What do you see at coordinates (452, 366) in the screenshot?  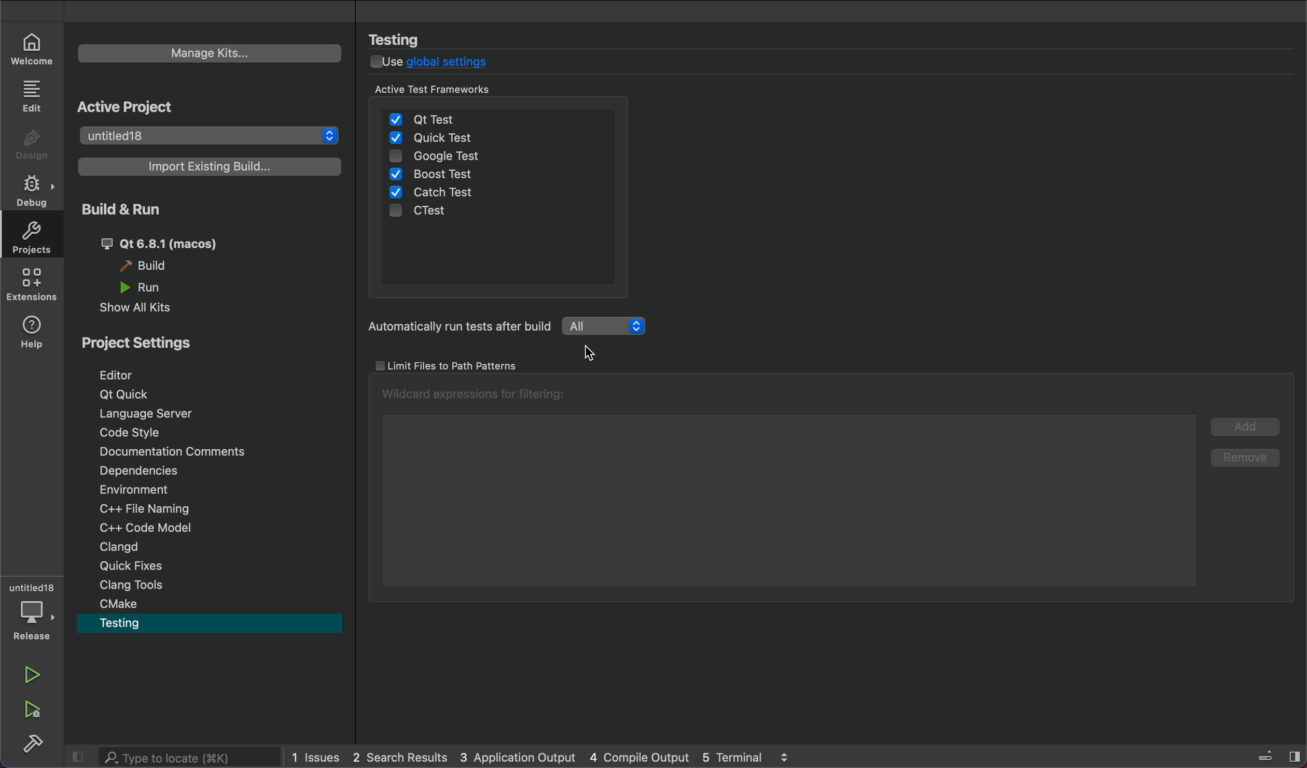 I see `path patterns` at bounding box center [452, 366].